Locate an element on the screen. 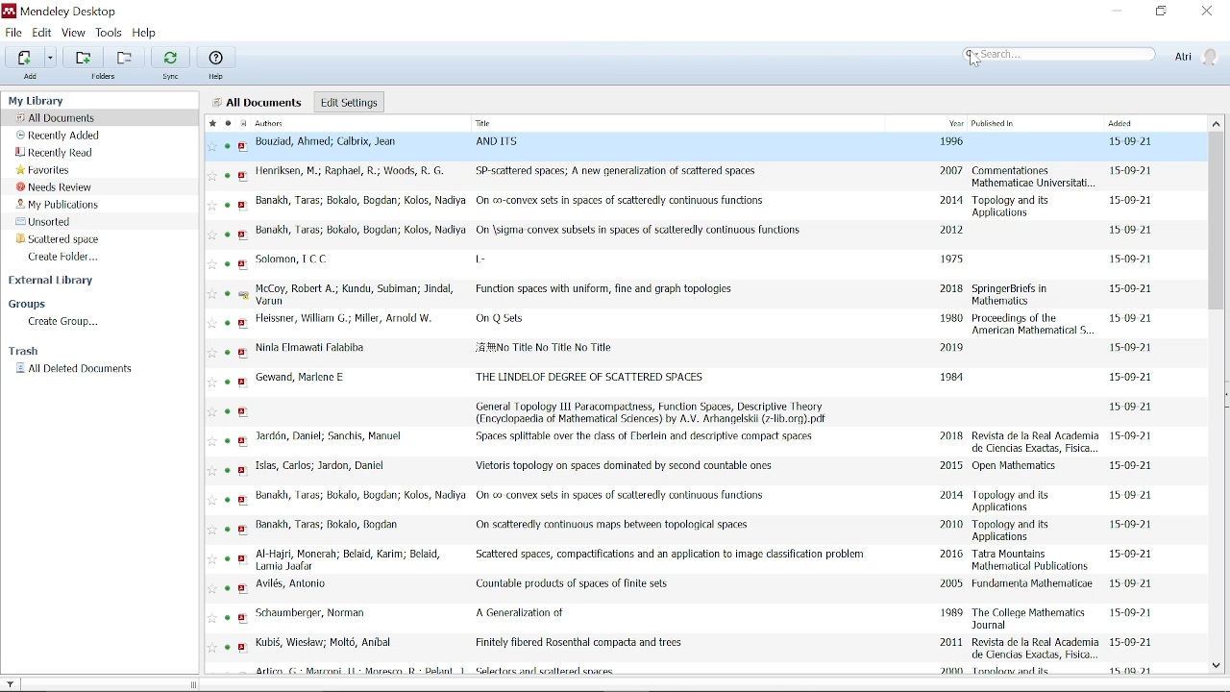 Image resolution: width=1230 pixels, height=692 pixels. Add to favorite is located at coordinates (213, 206).